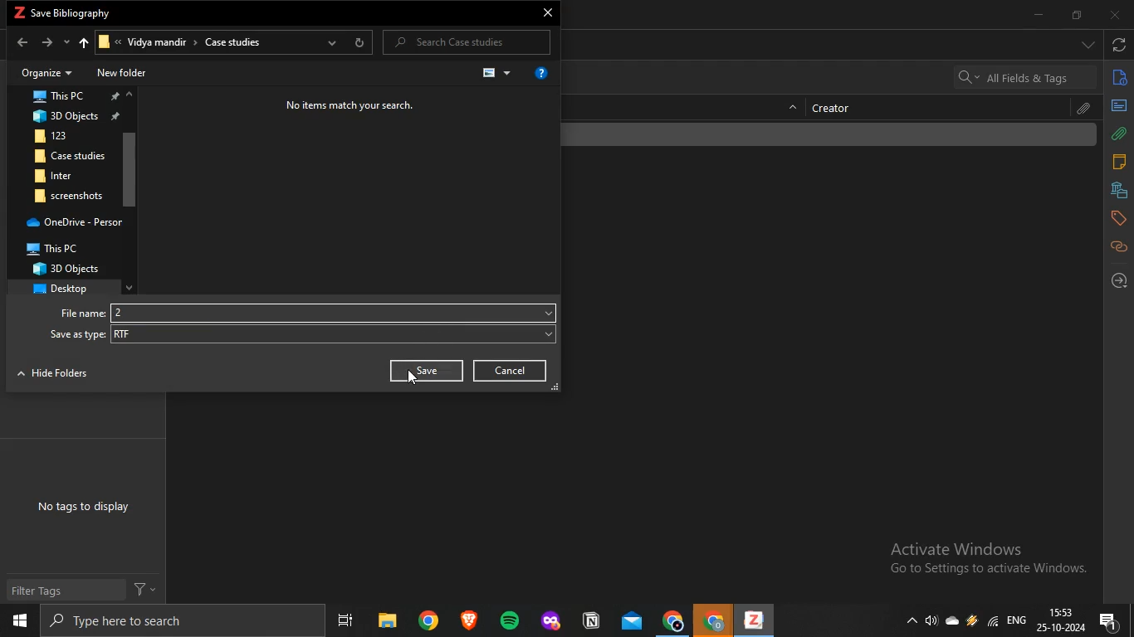 This screenshot has height=637, width=1134. What do you see at coordinates (65, 591) in the screenshot?
I see `Filter Tags` at bounding box center [65, 591].